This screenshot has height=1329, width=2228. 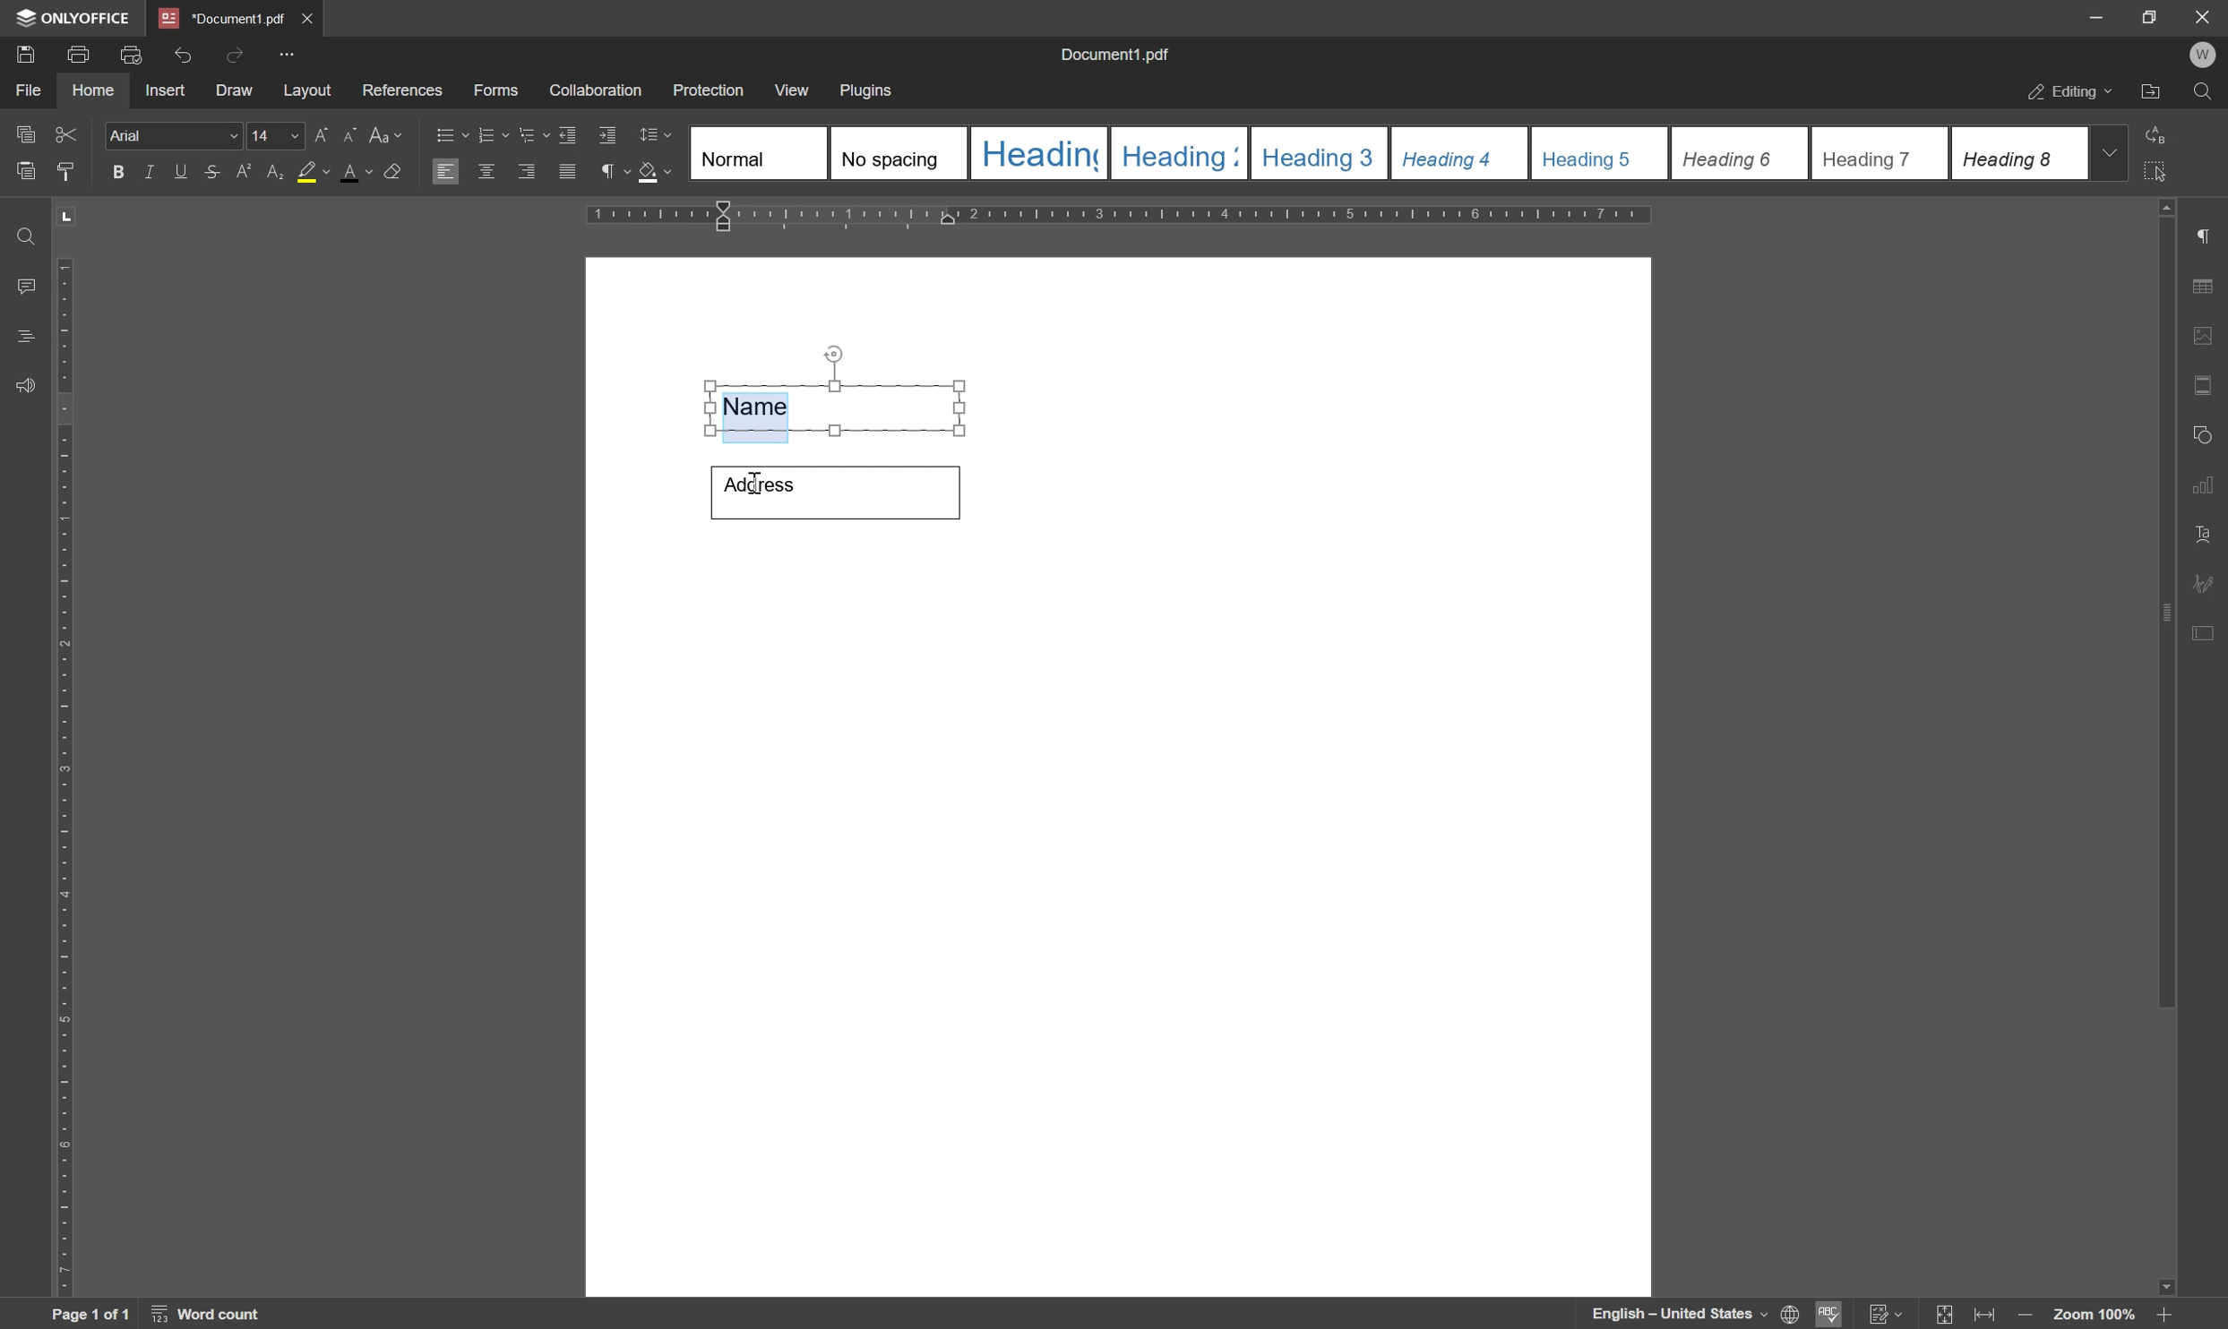 I want to click on page 1 of 1, so click(x=90, y=1315).